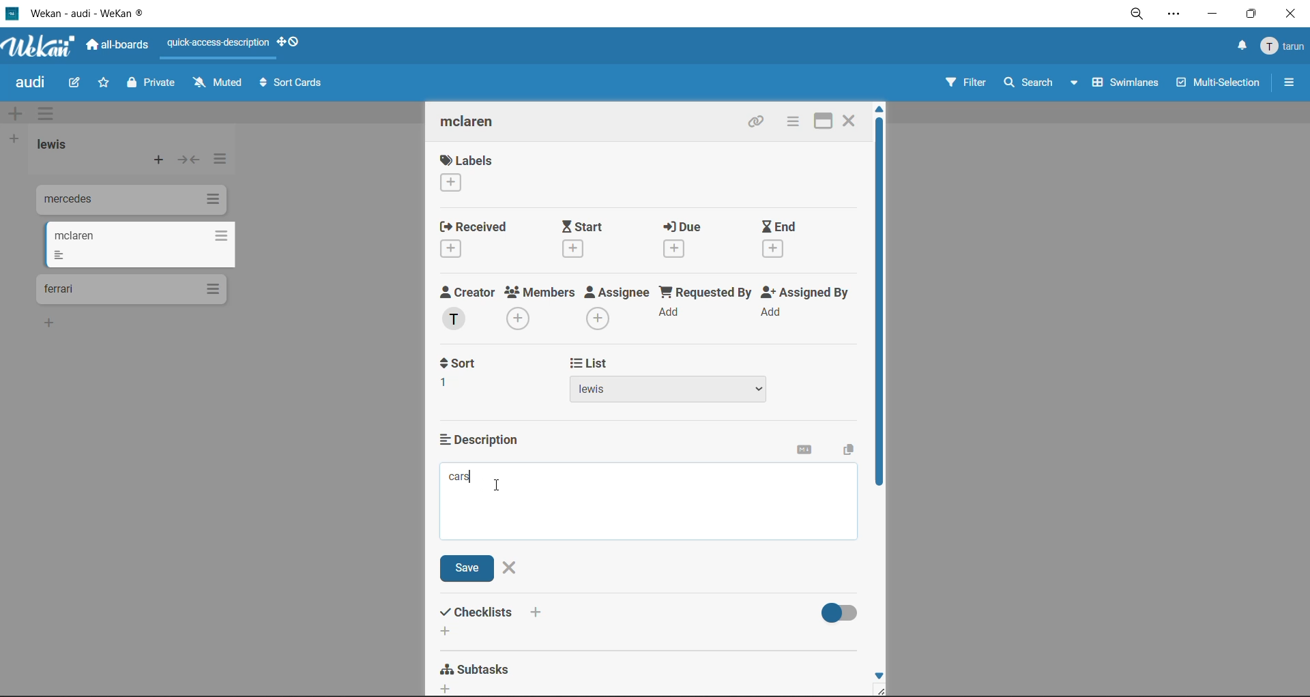  Describe the element at coordinates (673, 381) in the screenshot. I see `list` at that location.